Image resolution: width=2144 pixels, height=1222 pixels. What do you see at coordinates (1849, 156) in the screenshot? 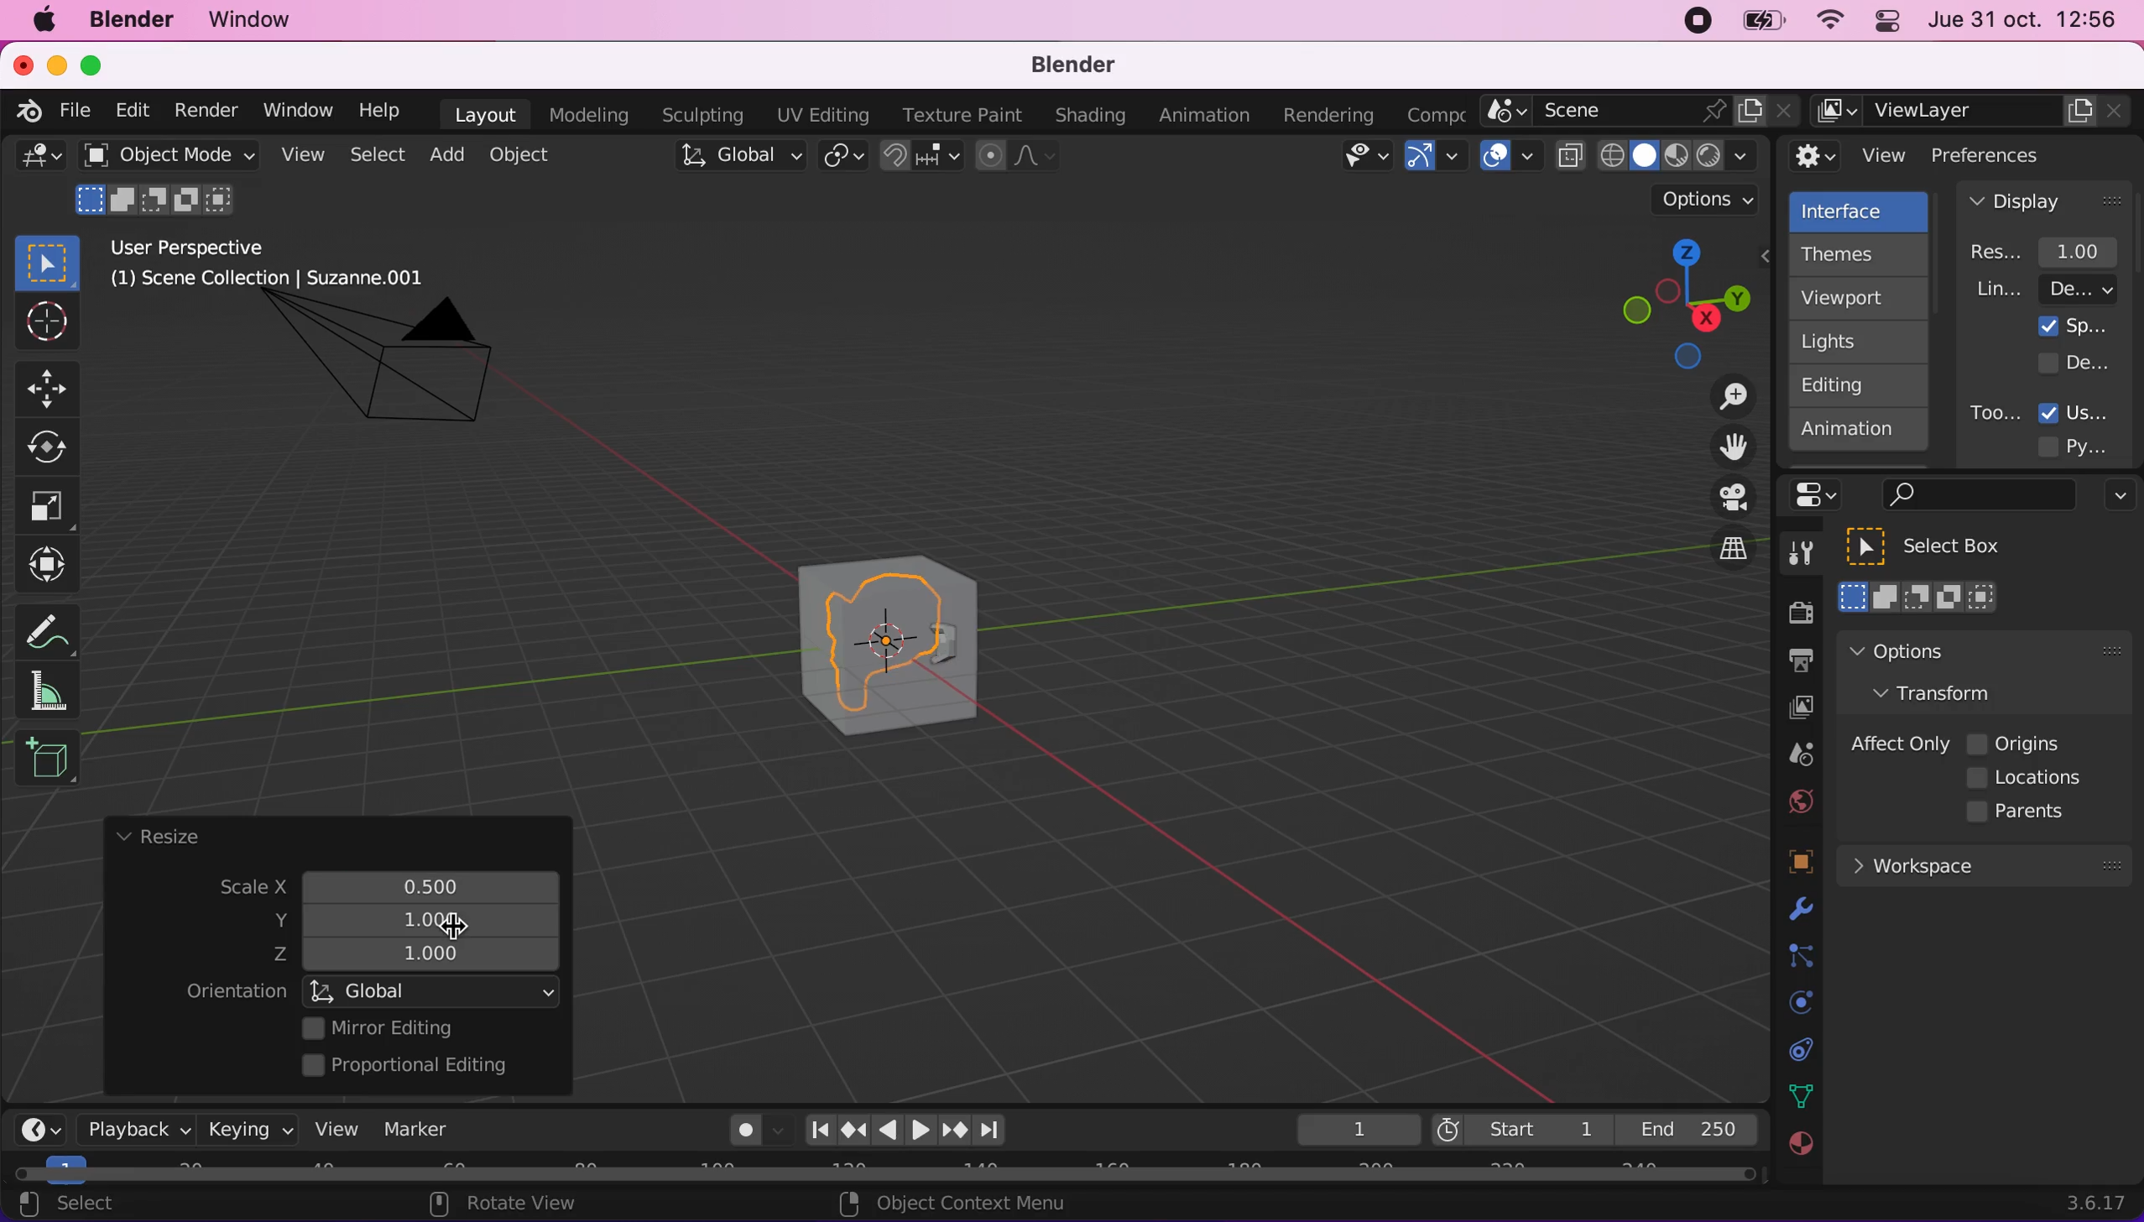
I see `view` at bounding box center [1849, 156].